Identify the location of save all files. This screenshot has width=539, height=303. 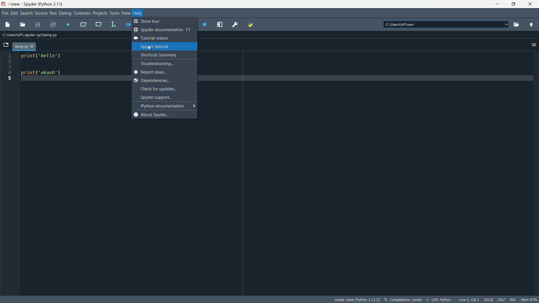
(54, 25).